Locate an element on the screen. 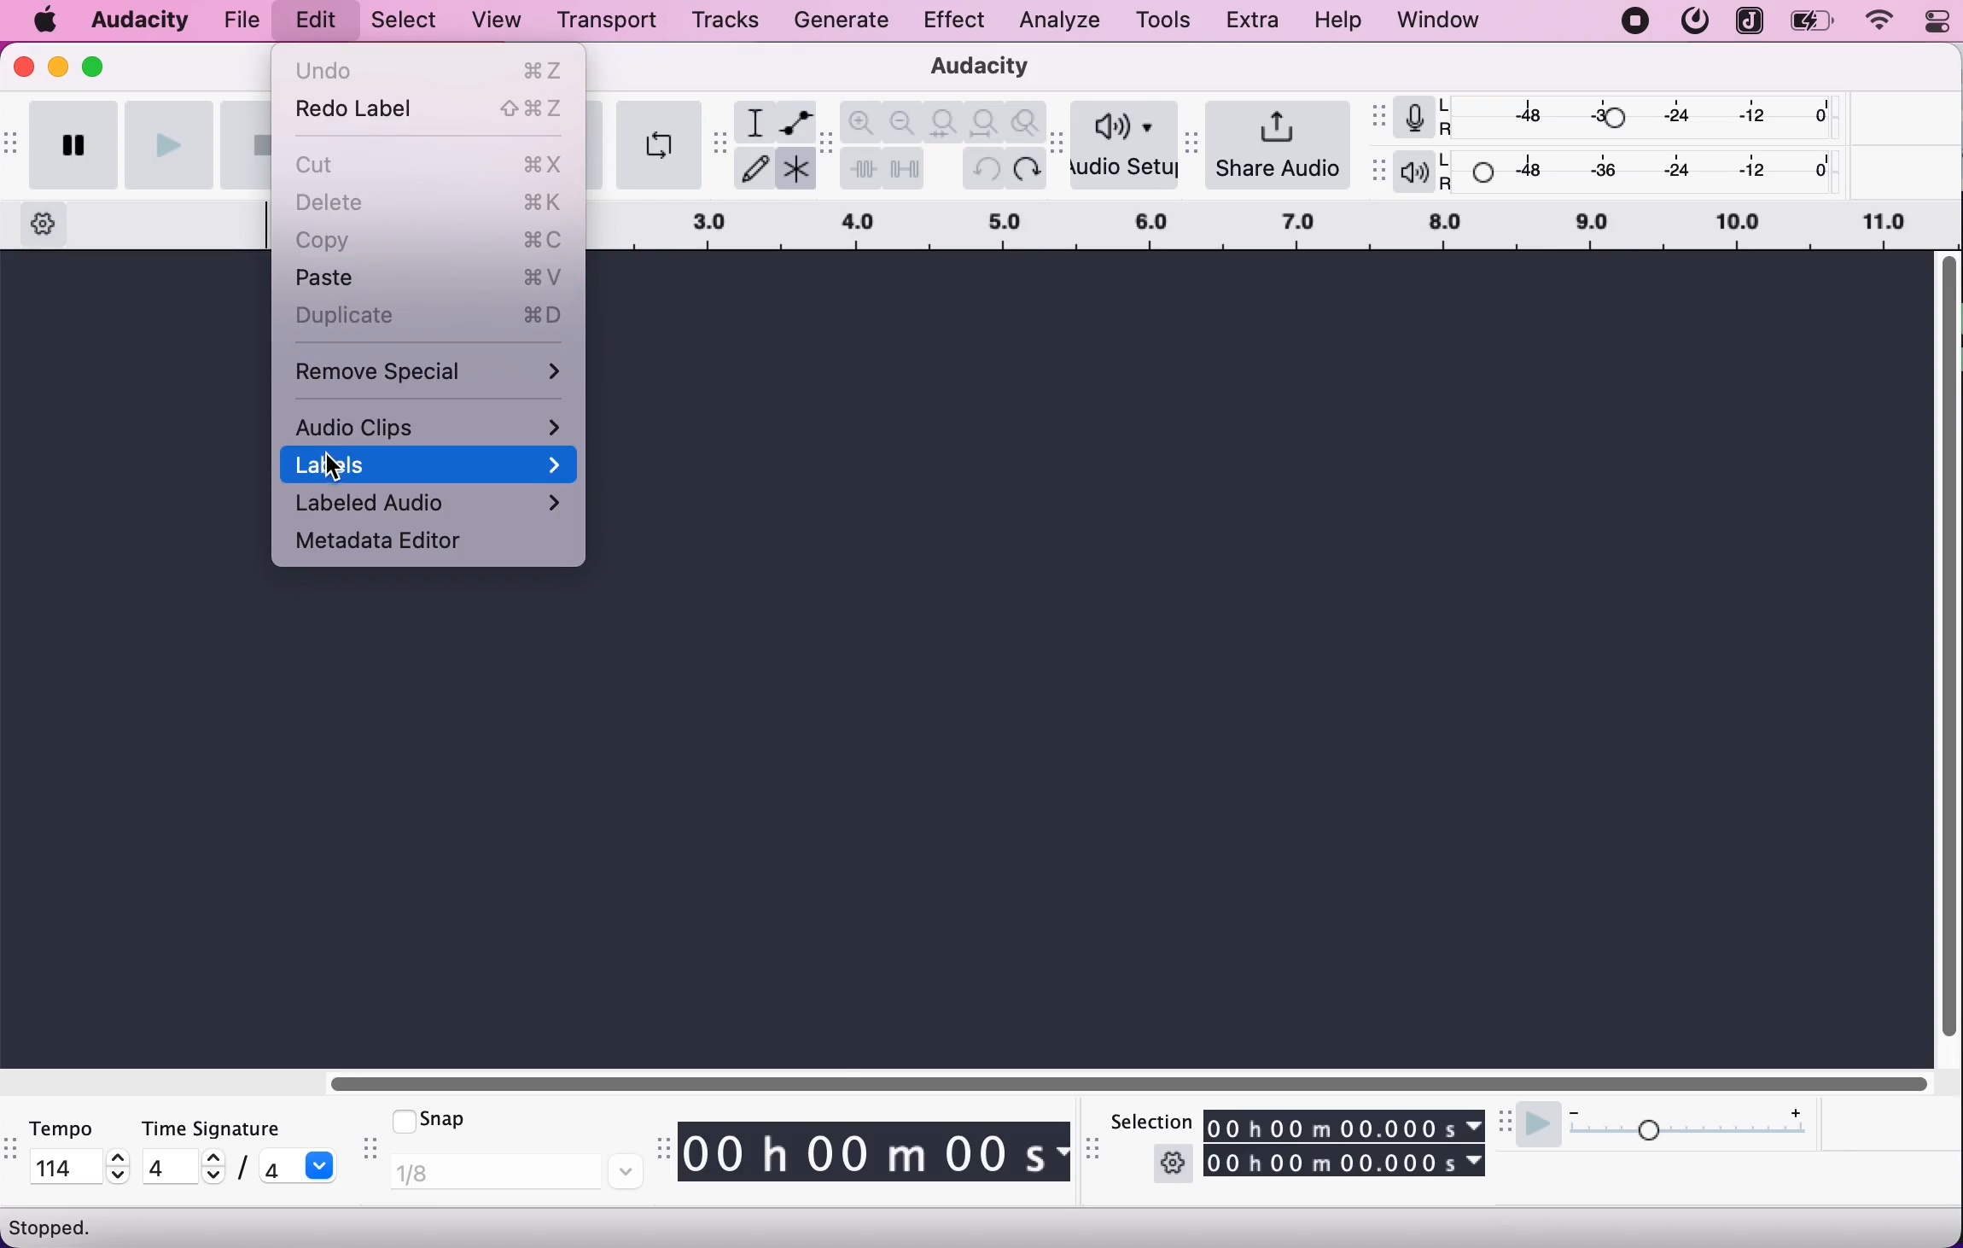 Image resolution: width=1963 pixels, height=1248 pixels. play at speed is located at coordinates (1536, 1126).